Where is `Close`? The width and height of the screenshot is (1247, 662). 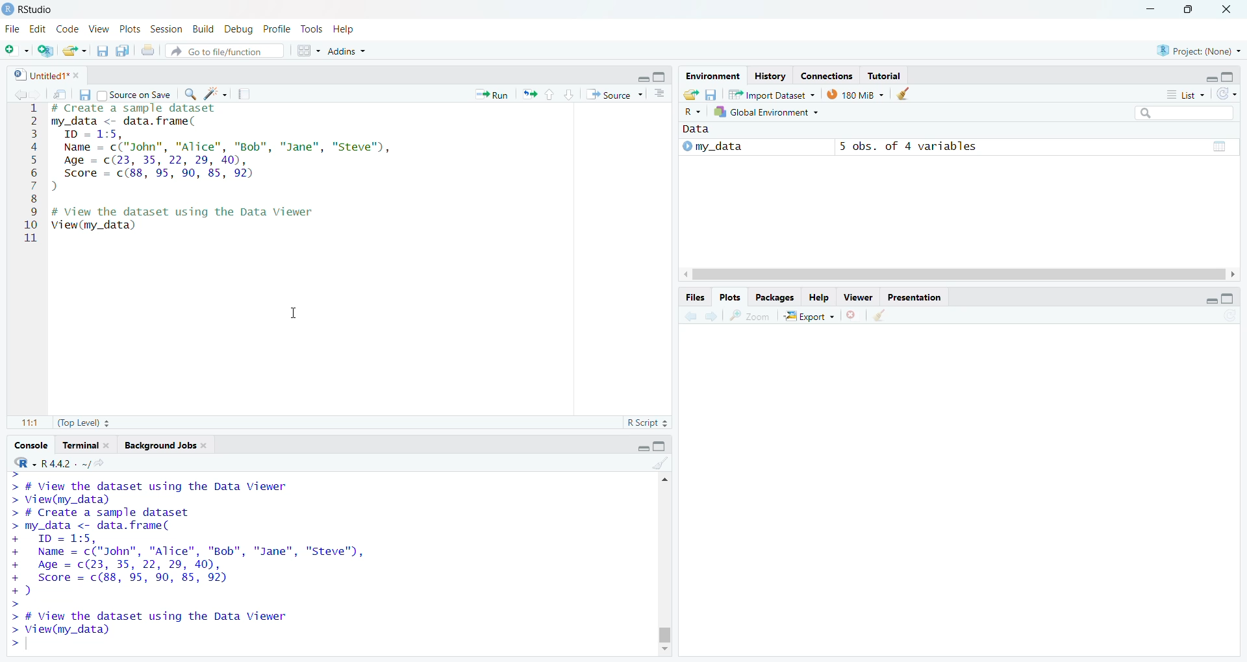 Close is located at coordinates (1225, 10).